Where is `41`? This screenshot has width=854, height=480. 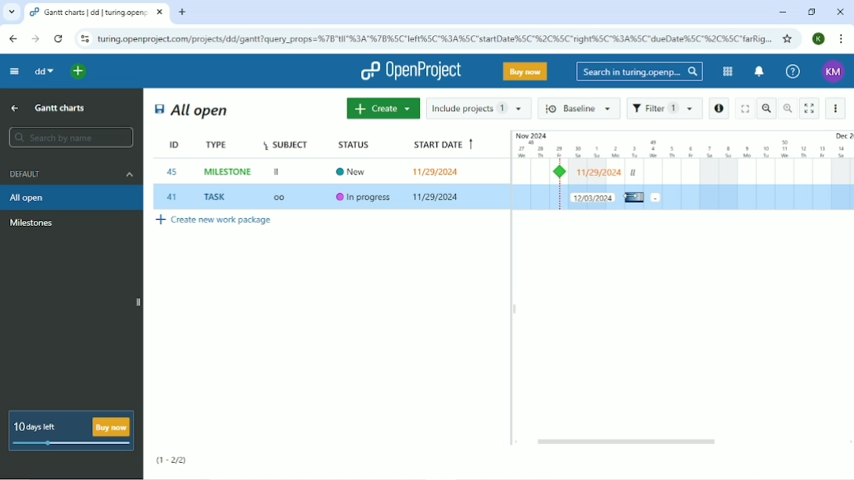 41 is located at coordinates (172, 197).